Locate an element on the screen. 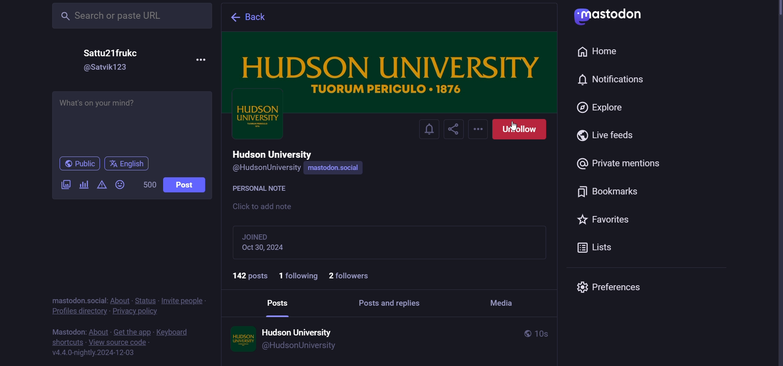  mastodon social is located at coordinates (334, 169).